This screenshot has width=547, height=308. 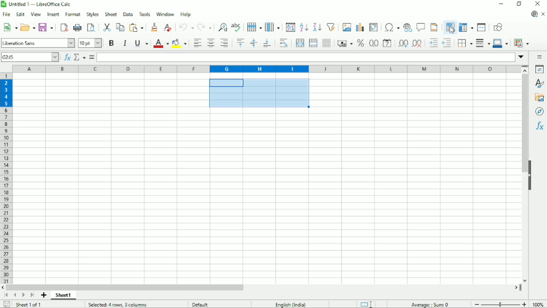 What do you see at coordinates (522, 43) in the screenshot?
I see `Conditional` at bounding box center [522, 43].